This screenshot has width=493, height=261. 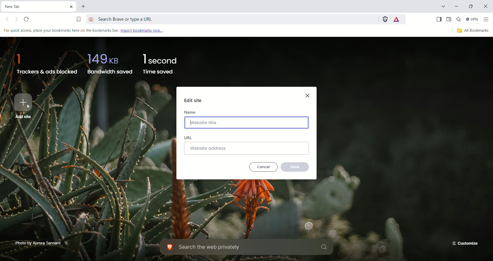 I want to click on cancel, so click(x=264, y=167).